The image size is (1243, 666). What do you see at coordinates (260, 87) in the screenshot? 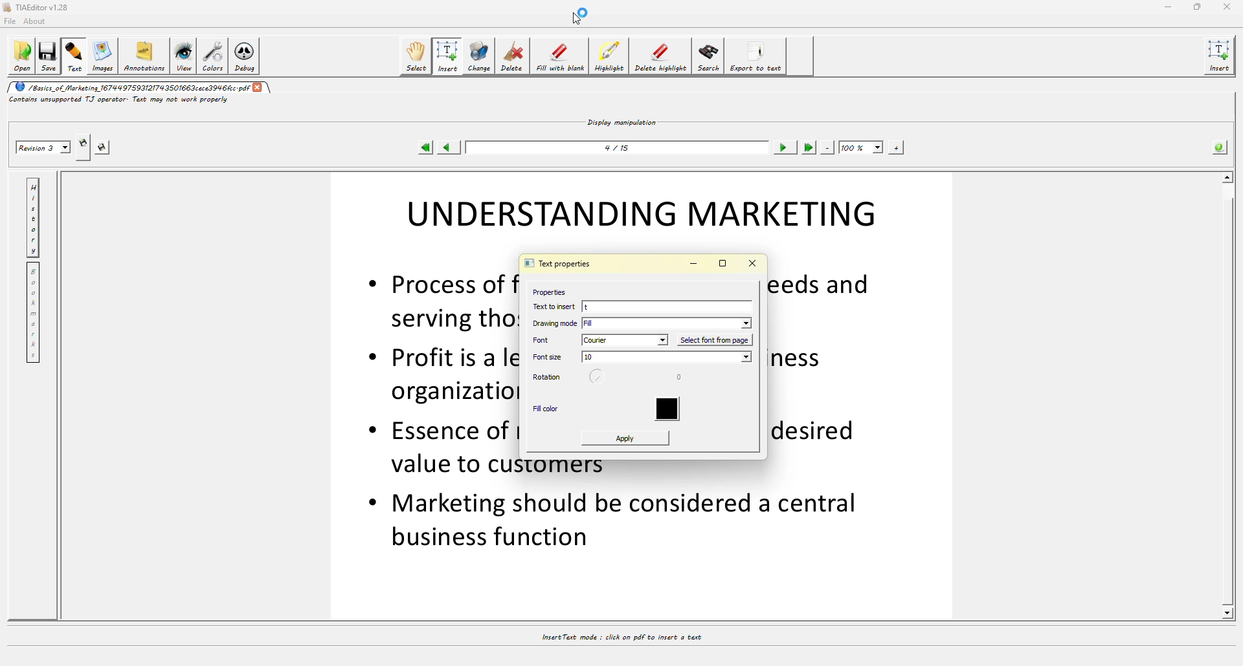
I see `close` at bounding box center [260, 87].